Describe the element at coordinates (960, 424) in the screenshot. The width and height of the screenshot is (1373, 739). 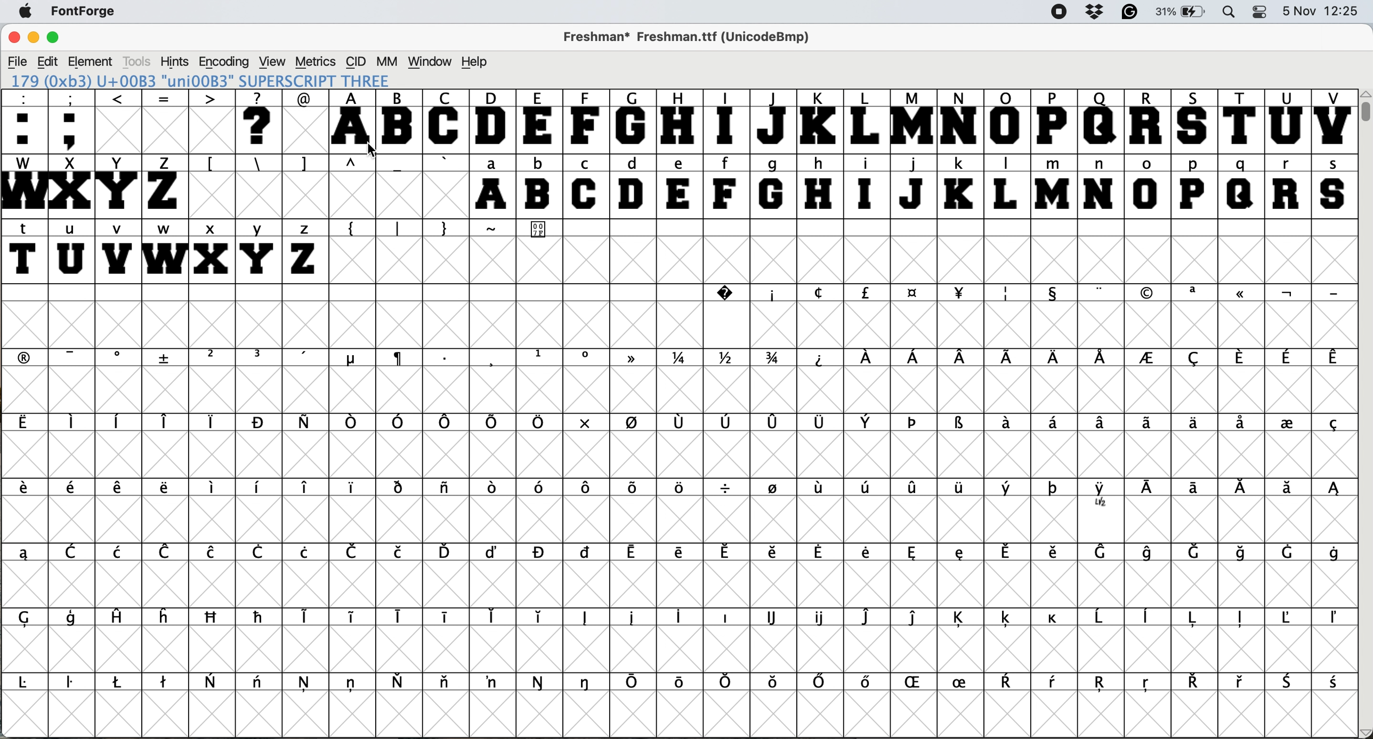
I see `symbol` at that location.